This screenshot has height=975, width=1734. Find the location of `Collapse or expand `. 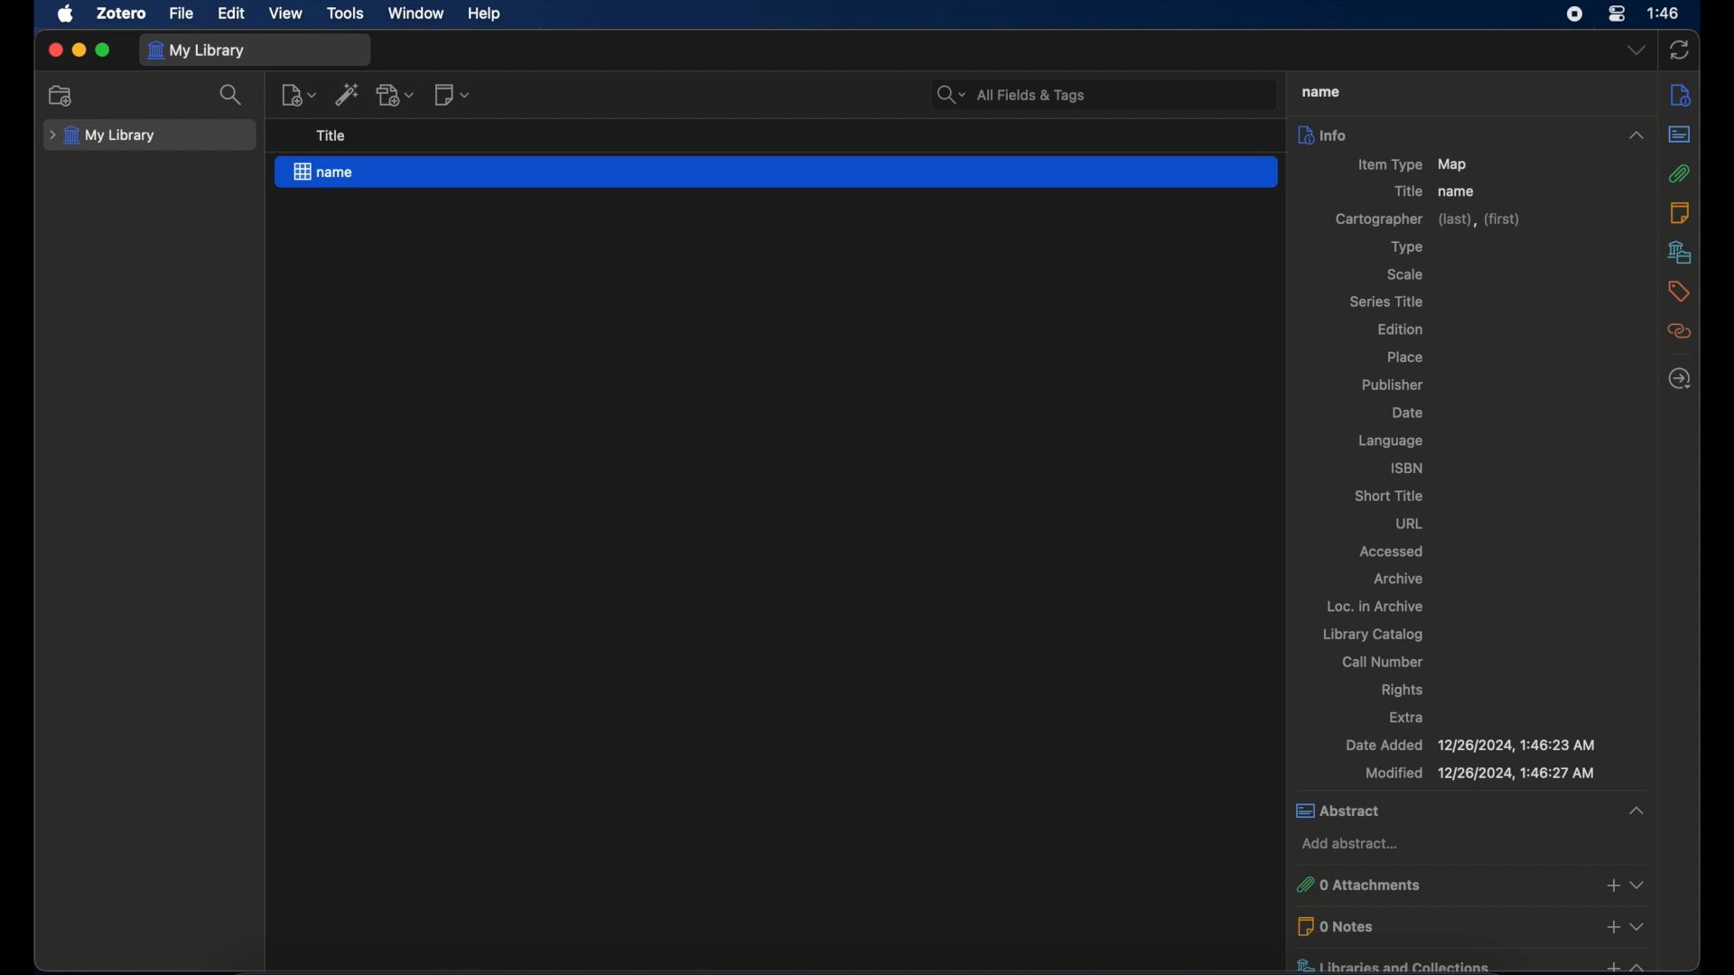

Collapse or expand  is located at coordinates (1636, 136).